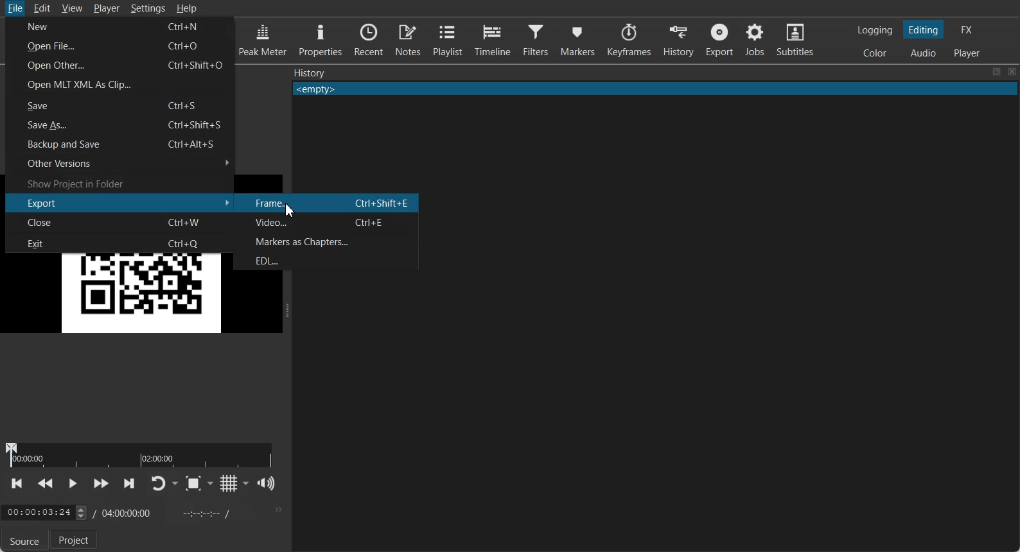  I want to click on In point, so click(204, 513).